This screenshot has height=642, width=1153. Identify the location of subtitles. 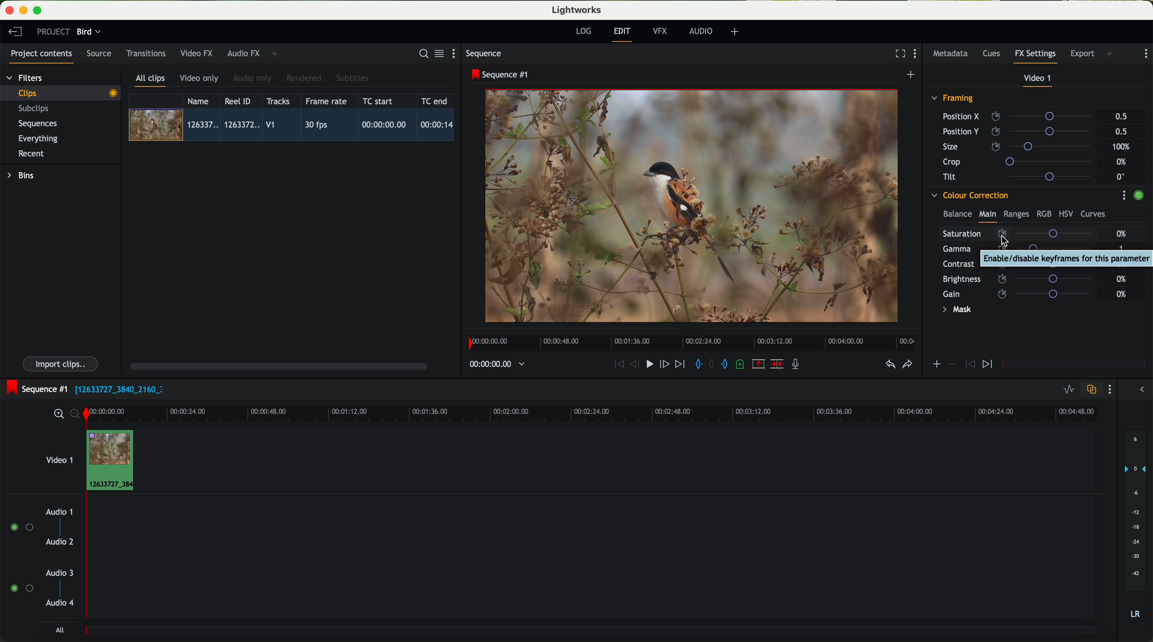
(351, 78).